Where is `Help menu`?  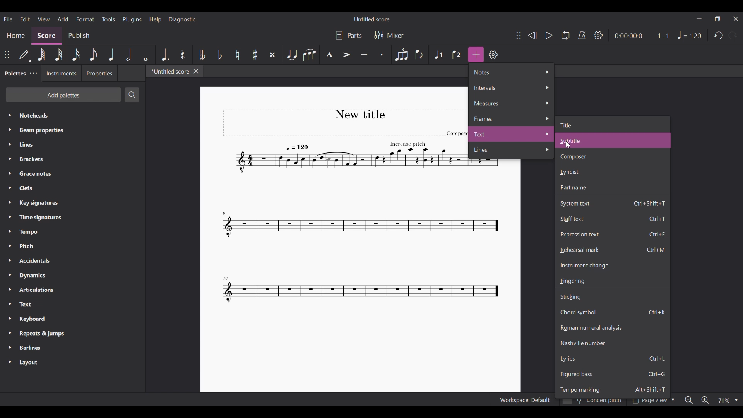 Help menu is located at coordinates (155, 20).